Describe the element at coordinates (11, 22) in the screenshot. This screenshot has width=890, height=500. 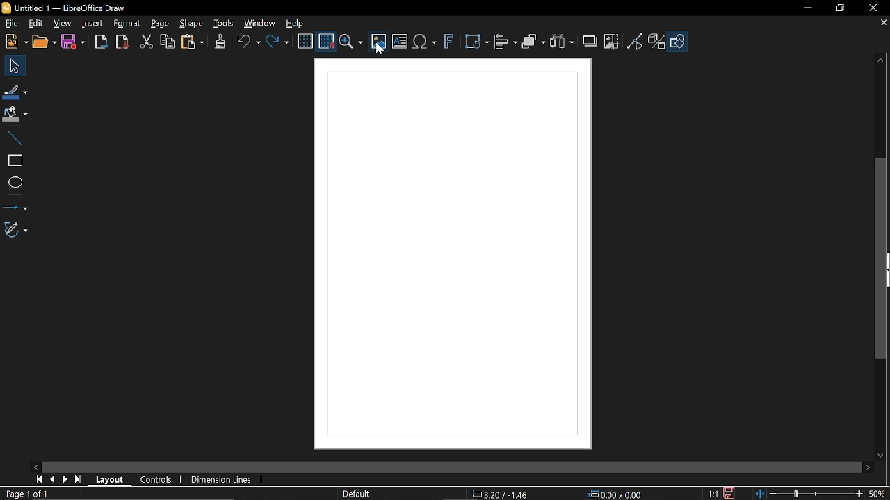
I see `File` at that location.